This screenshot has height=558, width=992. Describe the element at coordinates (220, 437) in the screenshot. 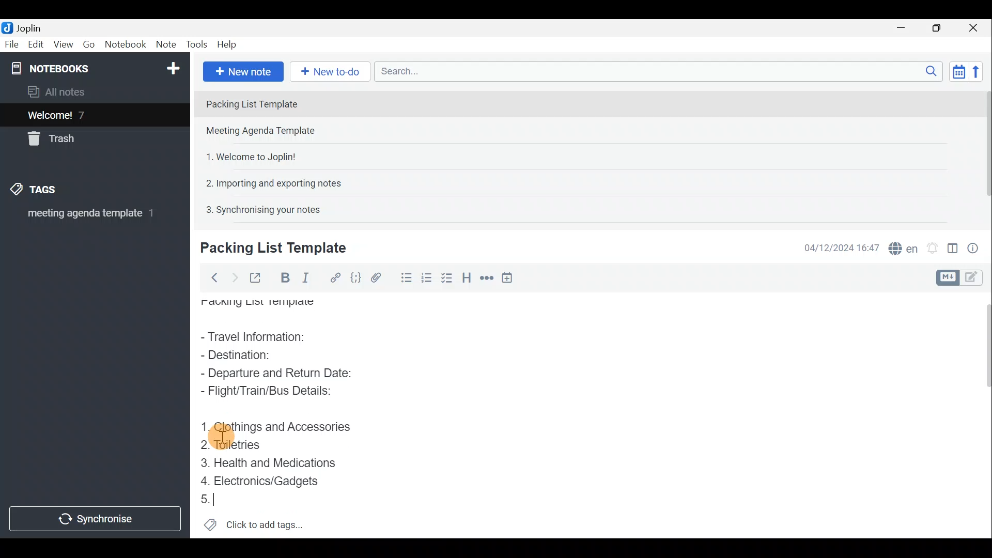

I see `cursor` at that location.